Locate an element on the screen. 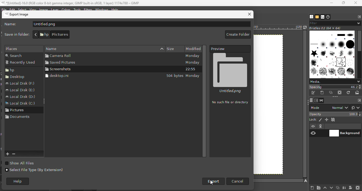 The height and width of the screenshot is (191, 362). Saved pictures folder is located at coordinates (94, 63).